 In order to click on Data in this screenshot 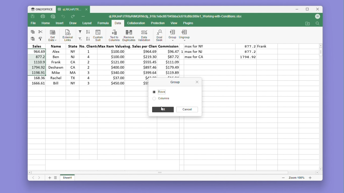, I will do `click(118, 24)`.